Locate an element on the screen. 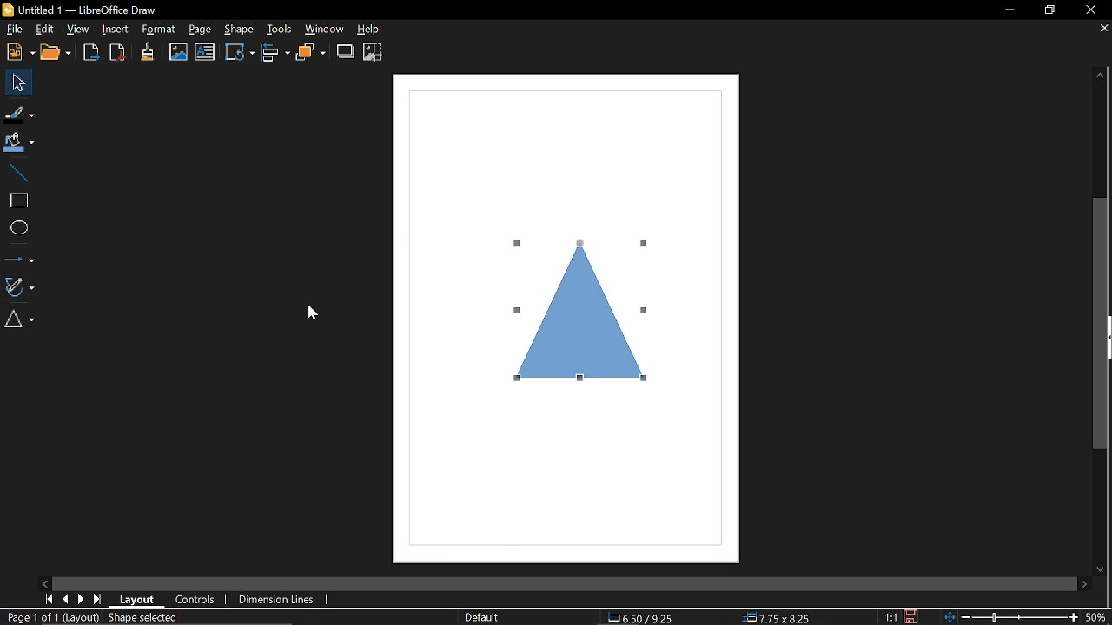 The width and height of the screenshot is (1112, 625). POsition is located at coordinates (649, 616).